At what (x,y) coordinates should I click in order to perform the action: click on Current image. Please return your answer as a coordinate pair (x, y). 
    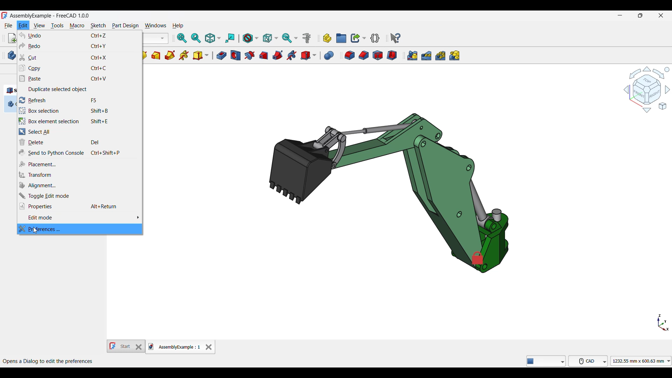
    Looking at the image, I should click on (389, 193).